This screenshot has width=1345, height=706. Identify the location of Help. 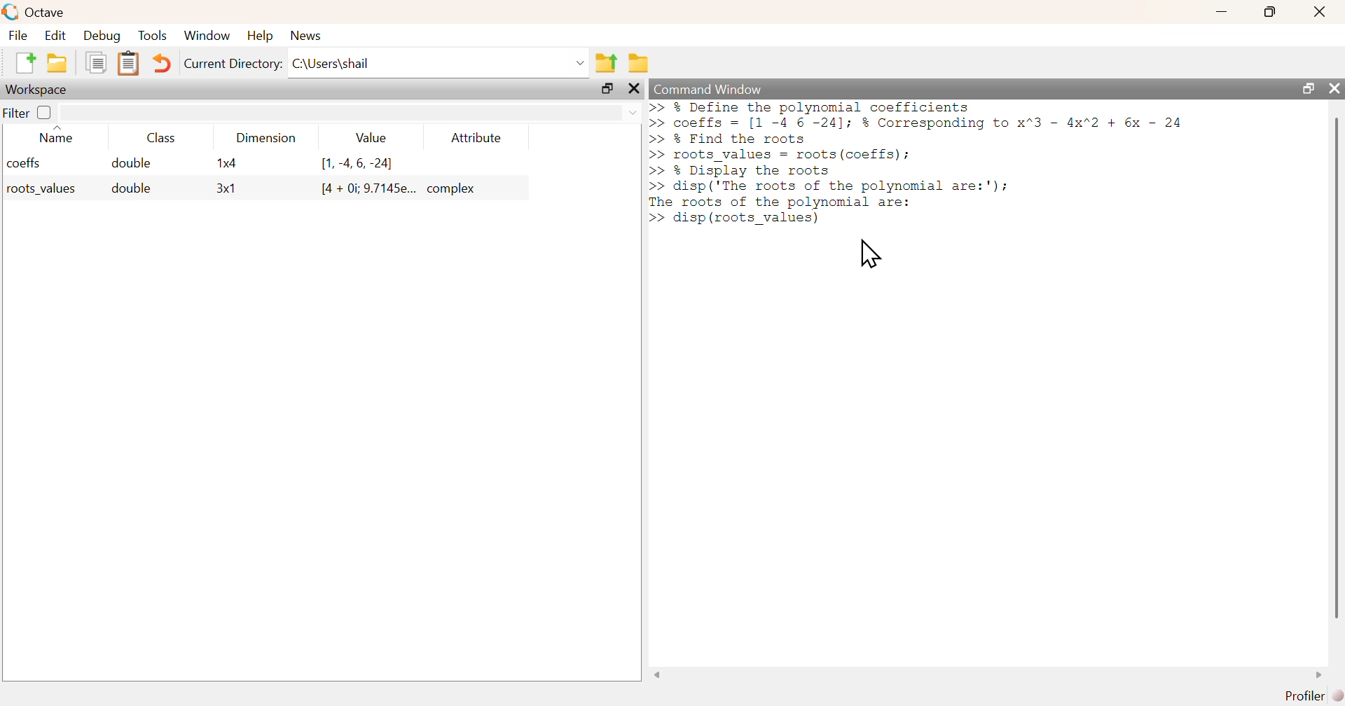
(258, 36).